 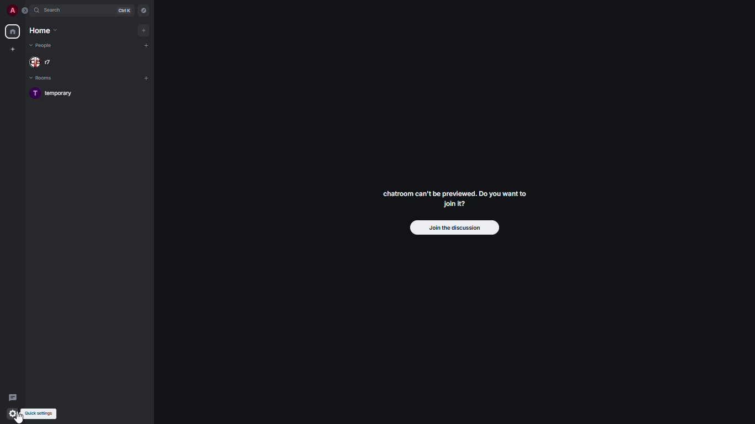 I want to click on people, so click(x=43, y=46).